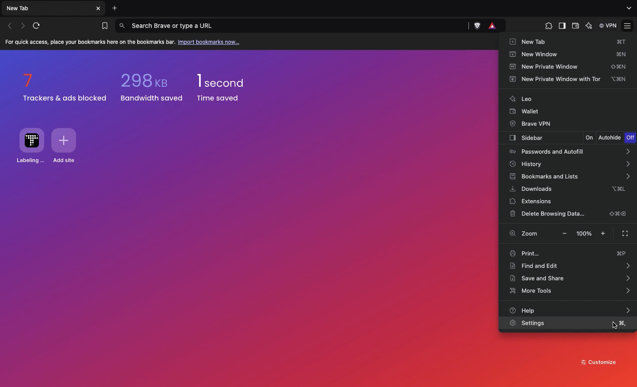 This screenshot has width=637, height=387. What do you see at coordinates (630, 138) in the screenshot?
I see `Off` at bounding box center [630, 138].